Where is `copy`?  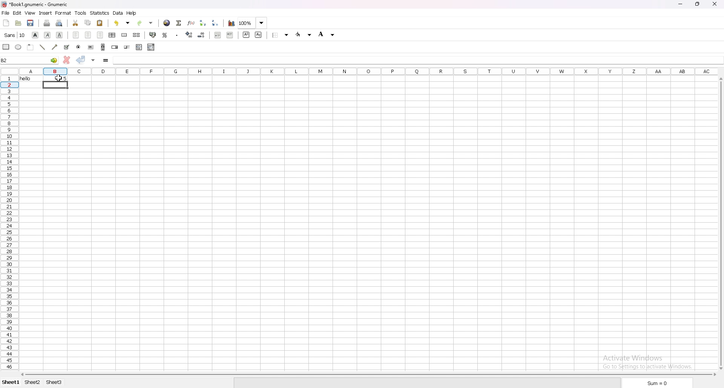
copy is located at coordinates (87, 22).